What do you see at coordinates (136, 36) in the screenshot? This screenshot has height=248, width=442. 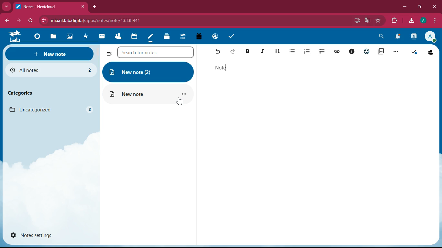 I see `calendar` at bounding box center [136, 36].